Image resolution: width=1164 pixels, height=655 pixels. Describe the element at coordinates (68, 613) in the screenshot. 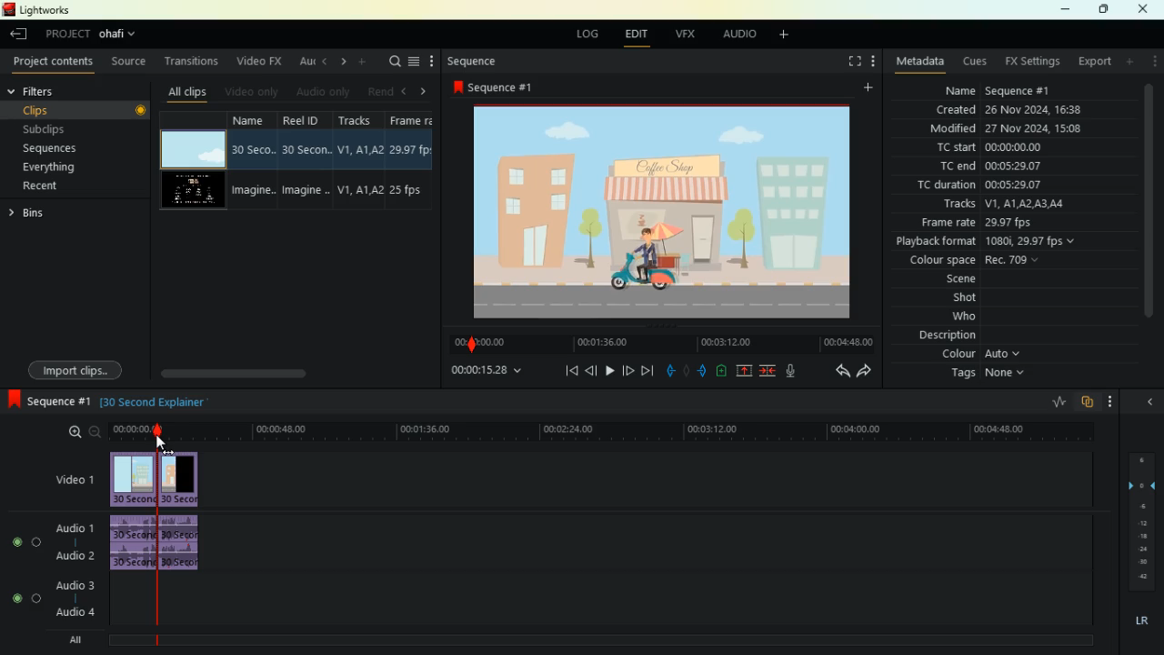

I see `audio 4` at that location.